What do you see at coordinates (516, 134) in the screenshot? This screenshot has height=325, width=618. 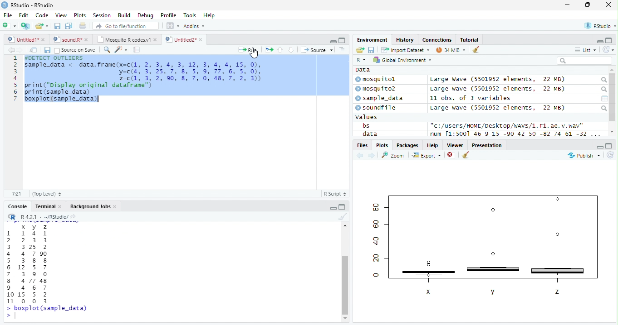 I see `num (1:5001 46 9 15 -90 42 50 -82 74 61 -32 ...` at bounding box center [516, 134].